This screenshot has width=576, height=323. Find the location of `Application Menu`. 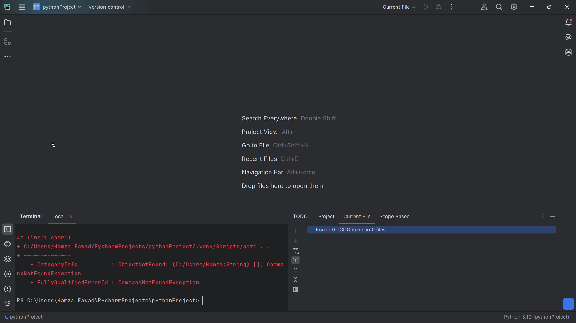

Application Menu is located at coordinates (22, 7).